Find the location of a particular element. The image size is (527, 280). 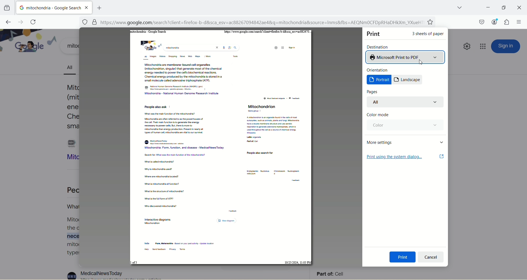

save to pocket is located at coordinates (481, 22).